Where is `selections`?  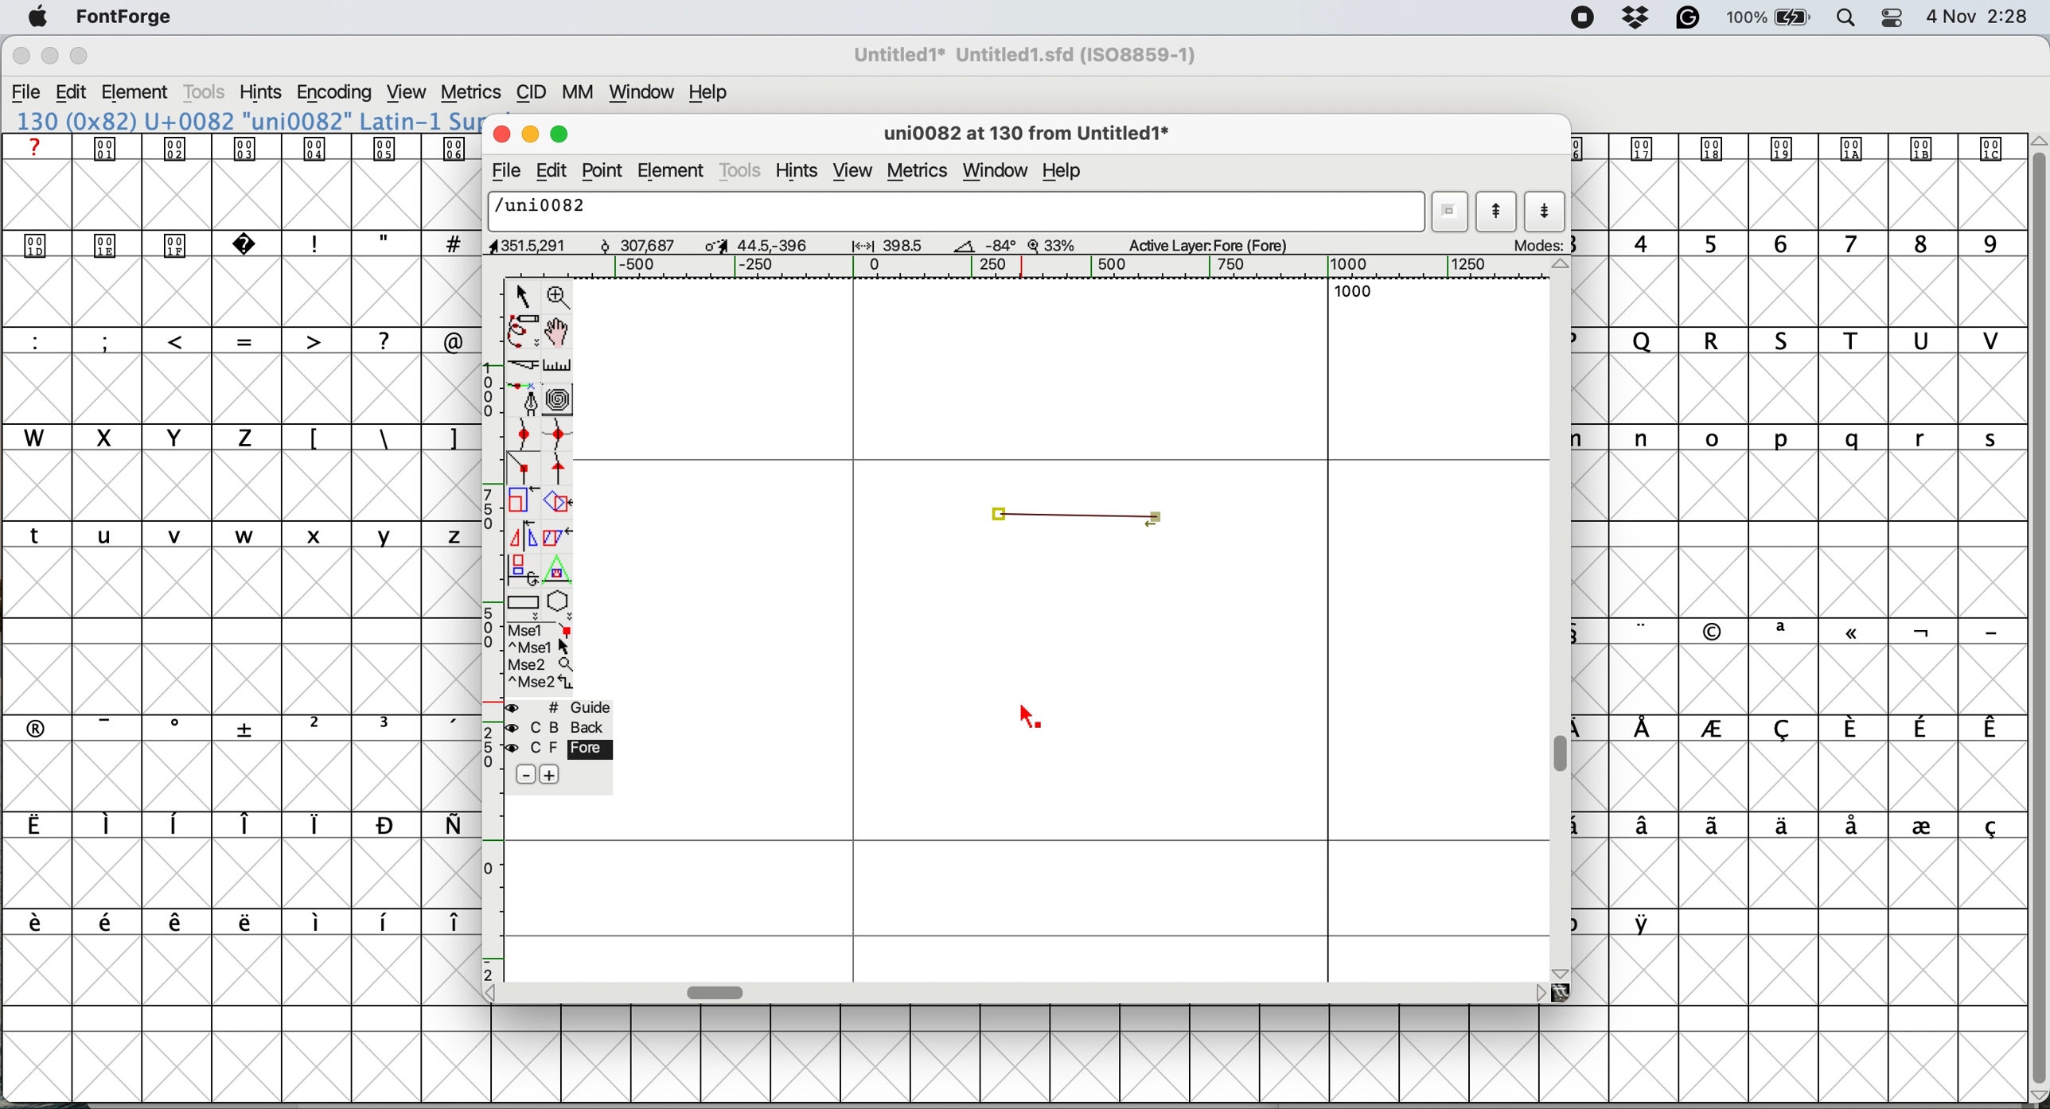
selections is located at coordinates (542, 659).